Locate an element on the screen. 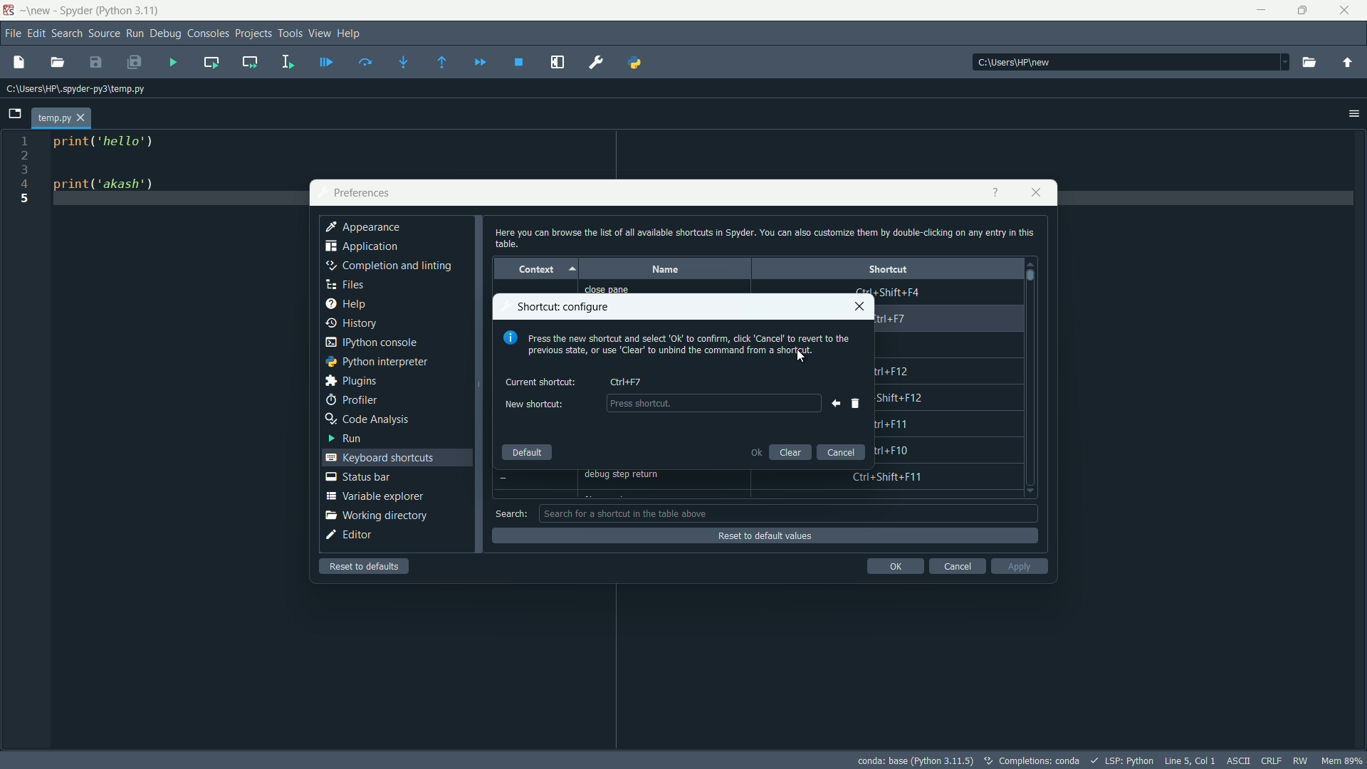  python interpreter is located at coordinates (376, 362).